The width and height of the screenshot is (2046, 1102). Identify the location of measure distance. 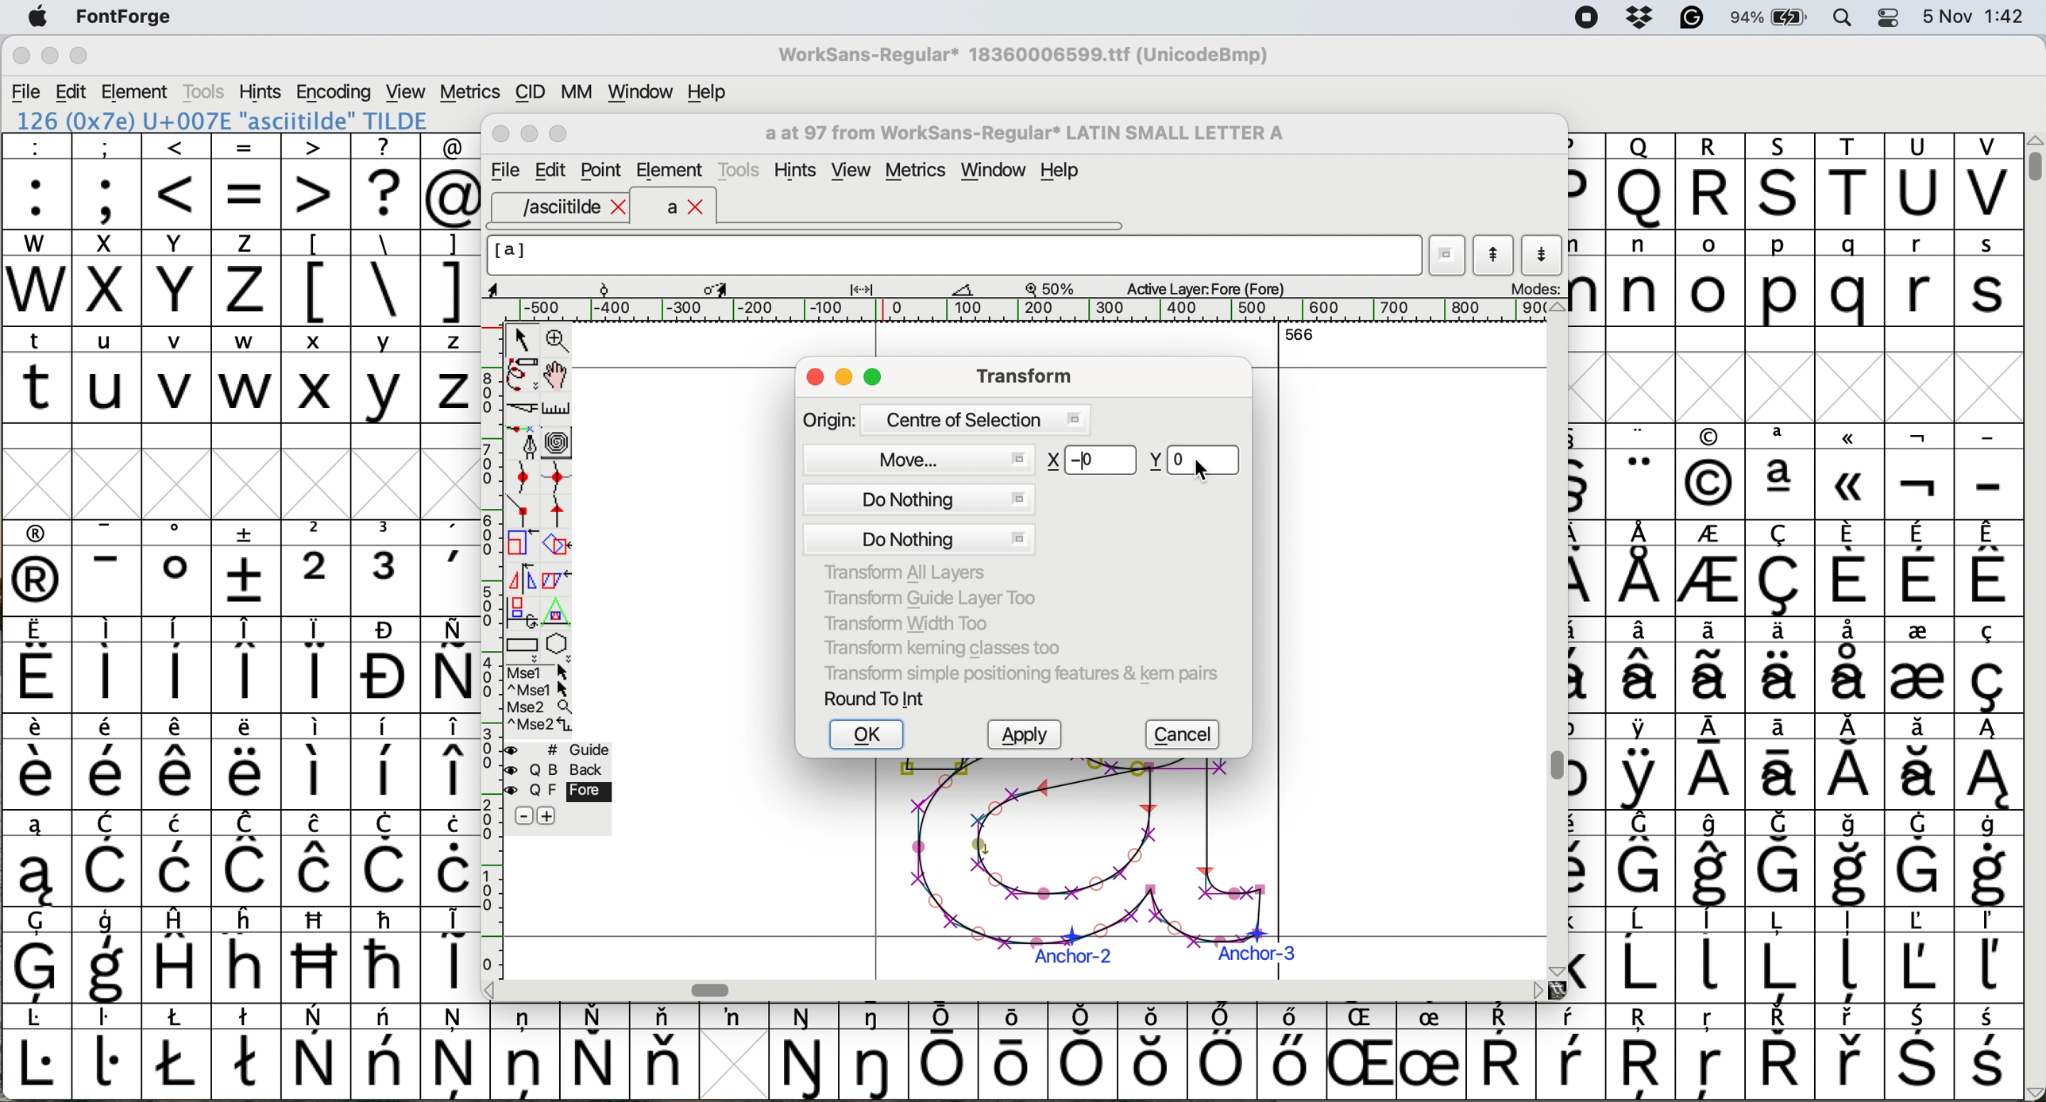
(558, 409).